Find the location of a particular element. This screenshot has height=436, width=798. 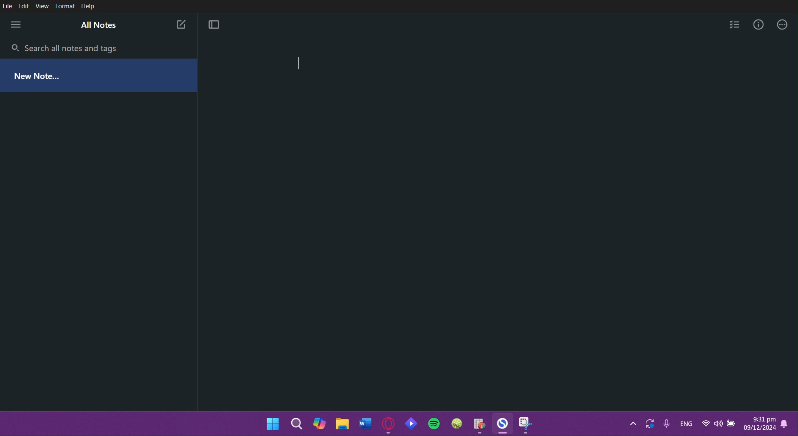

search is located at coordinates (298, 423).